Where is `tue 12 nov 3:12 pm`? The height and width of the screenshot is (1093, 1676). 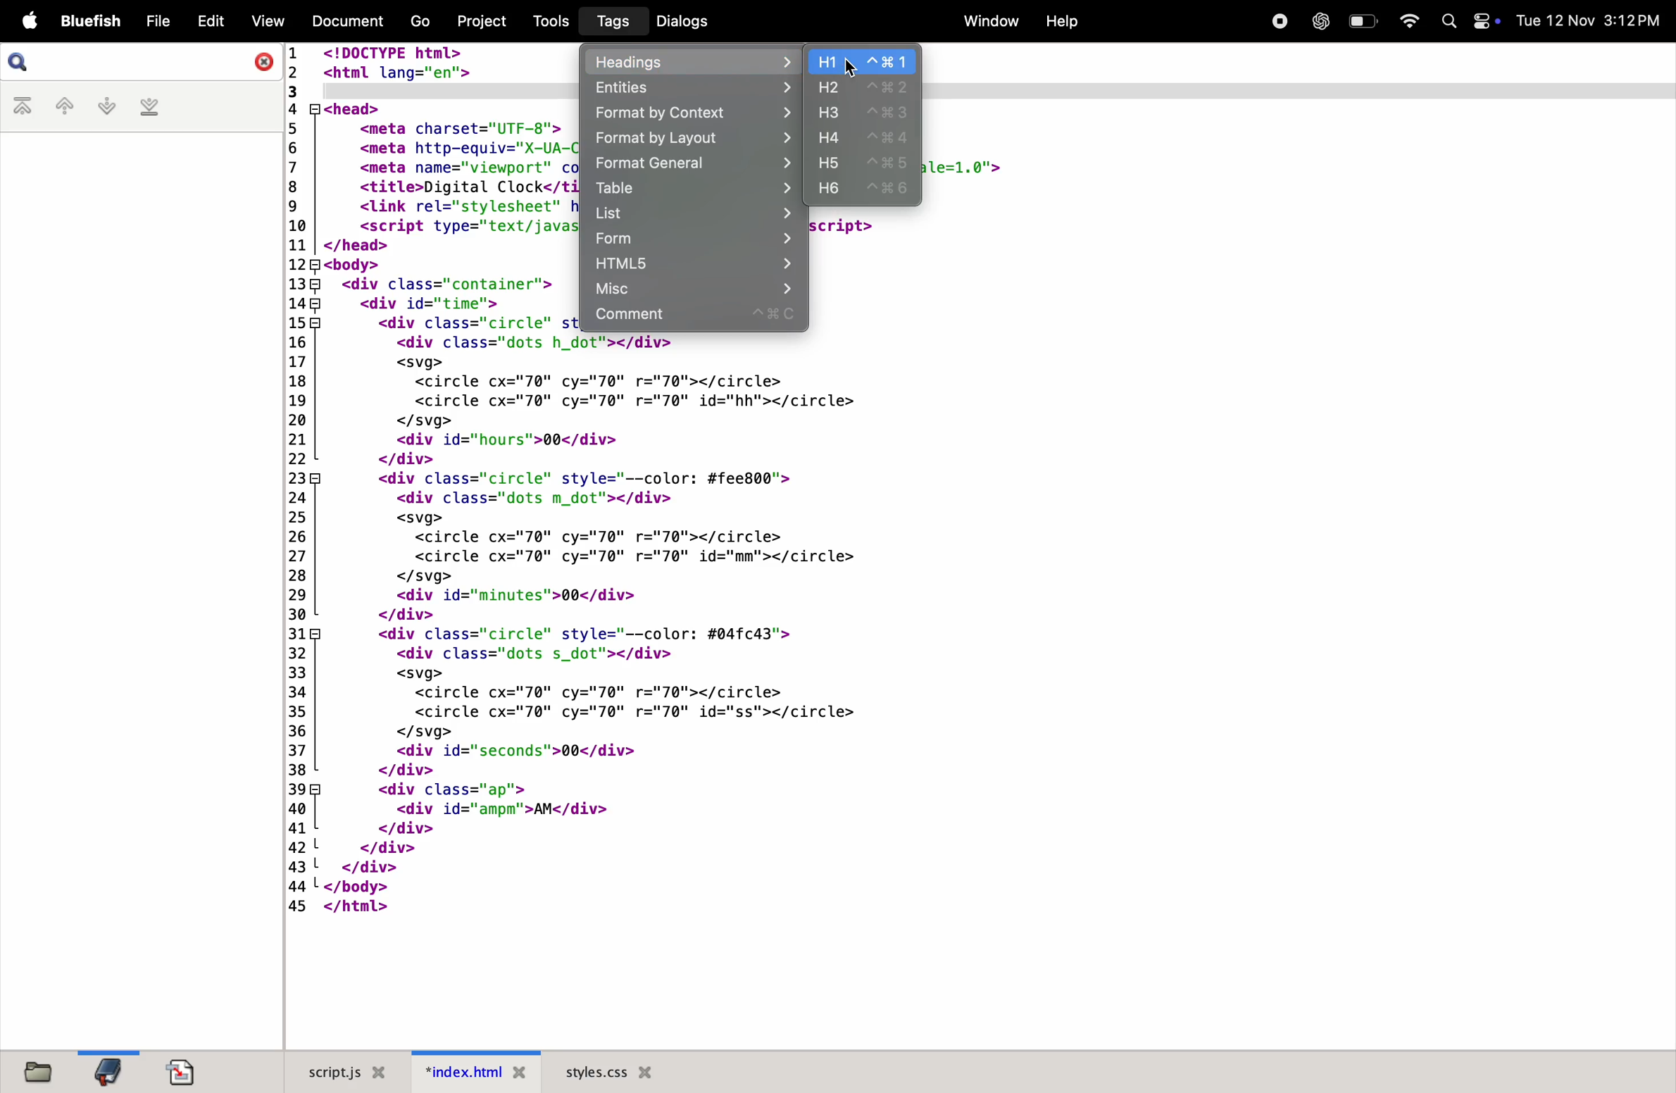 tue 12 nov 3:12 pm is located at coordinates (1589, 20).